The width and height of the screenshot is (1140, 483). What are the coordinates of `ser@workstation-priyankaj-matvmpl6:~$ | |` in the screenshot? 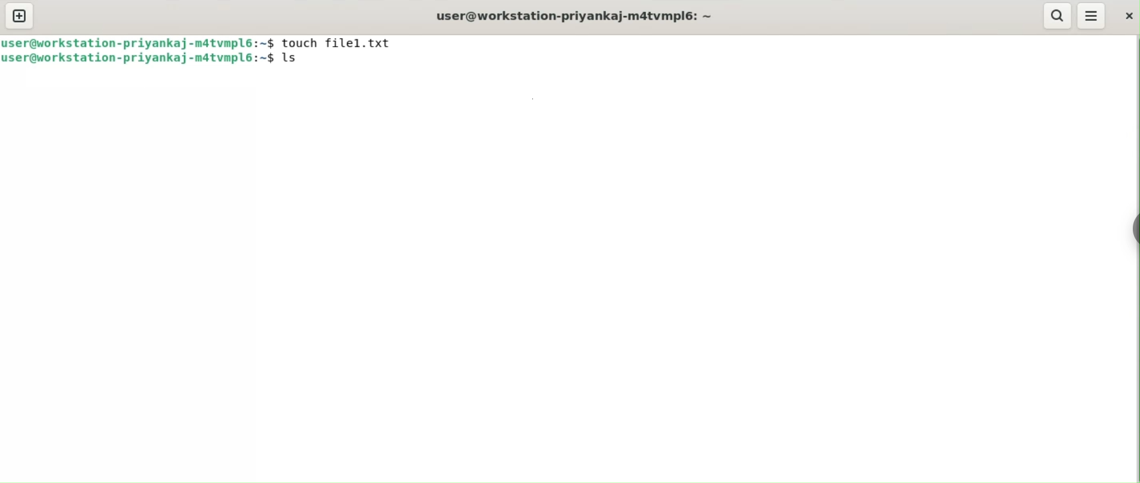 It's located at (140, 58).